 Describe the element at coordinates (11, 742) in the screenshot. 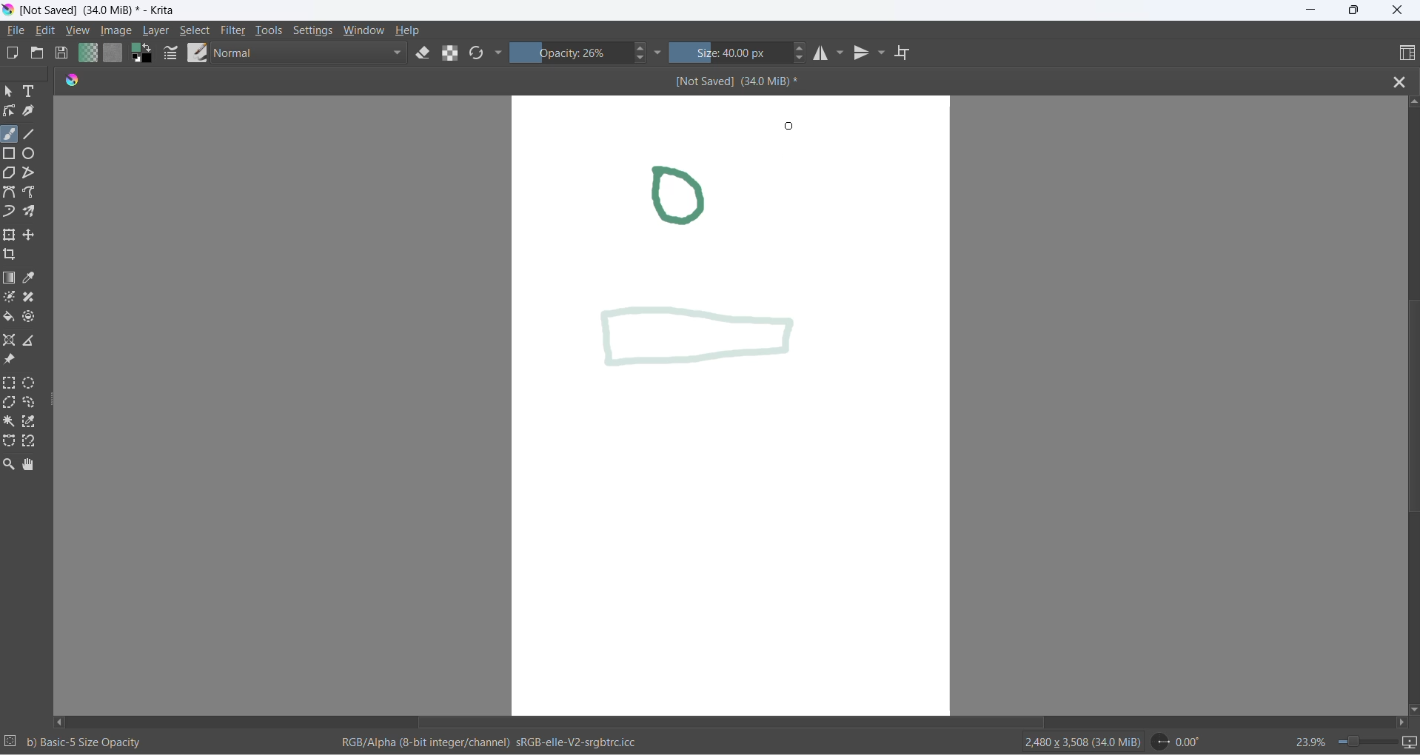

I see `selection setting` at that location.